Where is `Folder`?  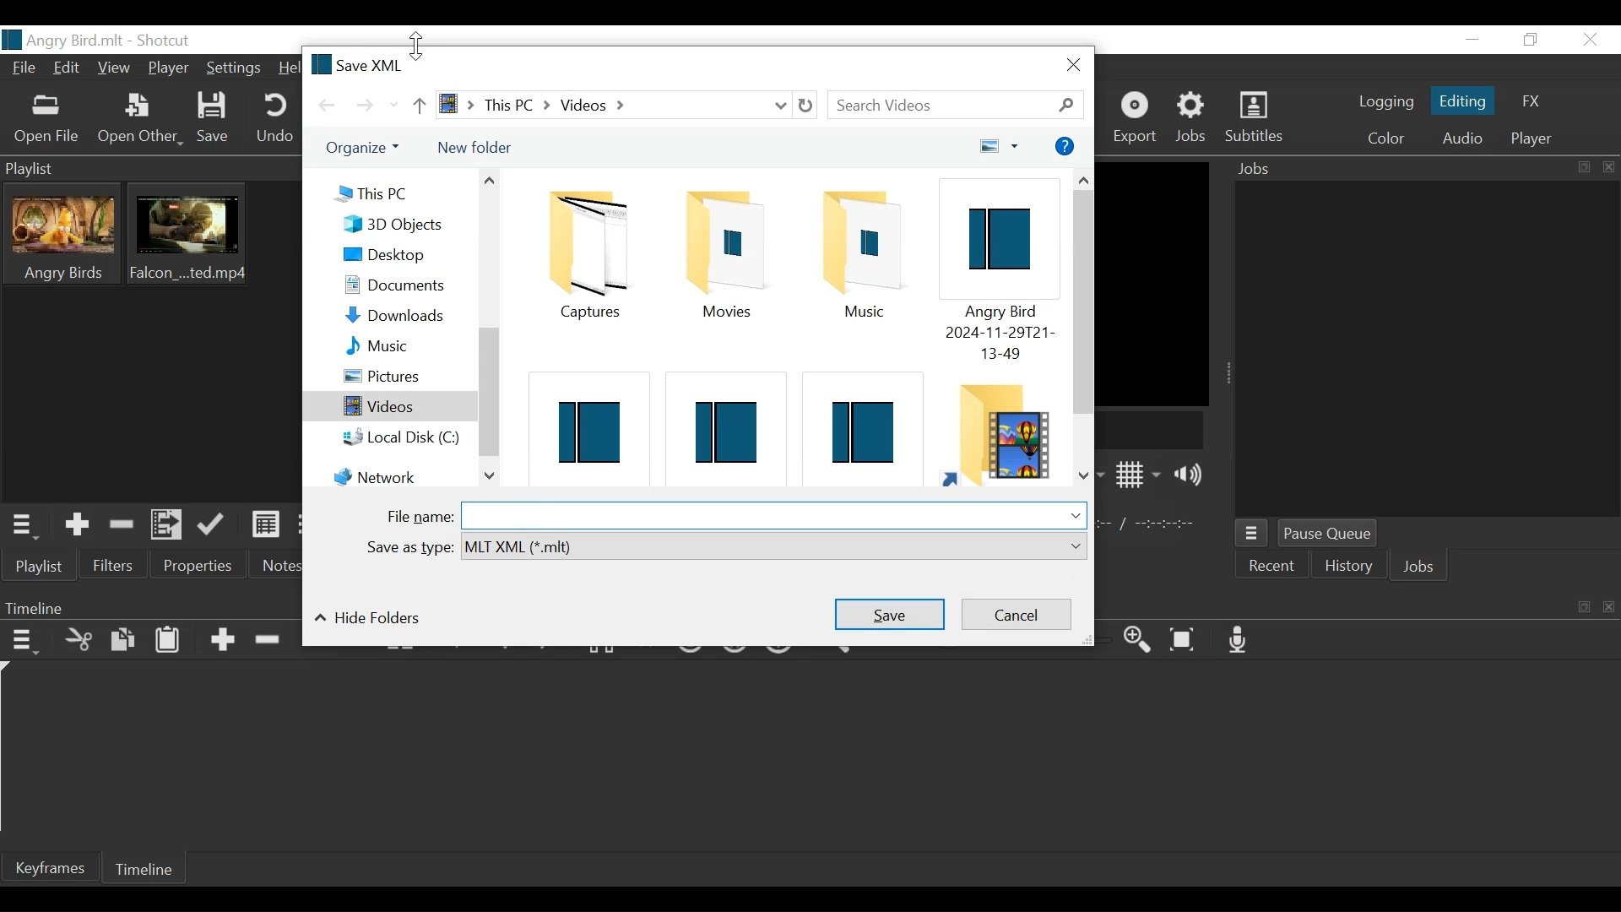
Folder is located at coordinates (999, 431).